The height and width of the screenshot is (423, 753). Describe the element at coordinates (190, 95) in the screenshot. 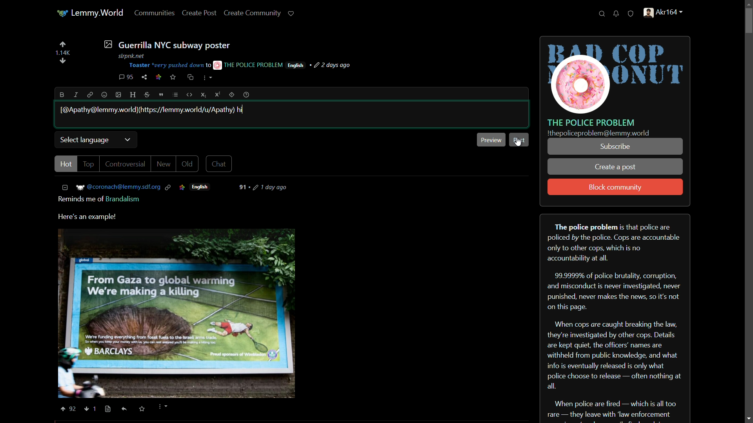

I see `code` at that location.